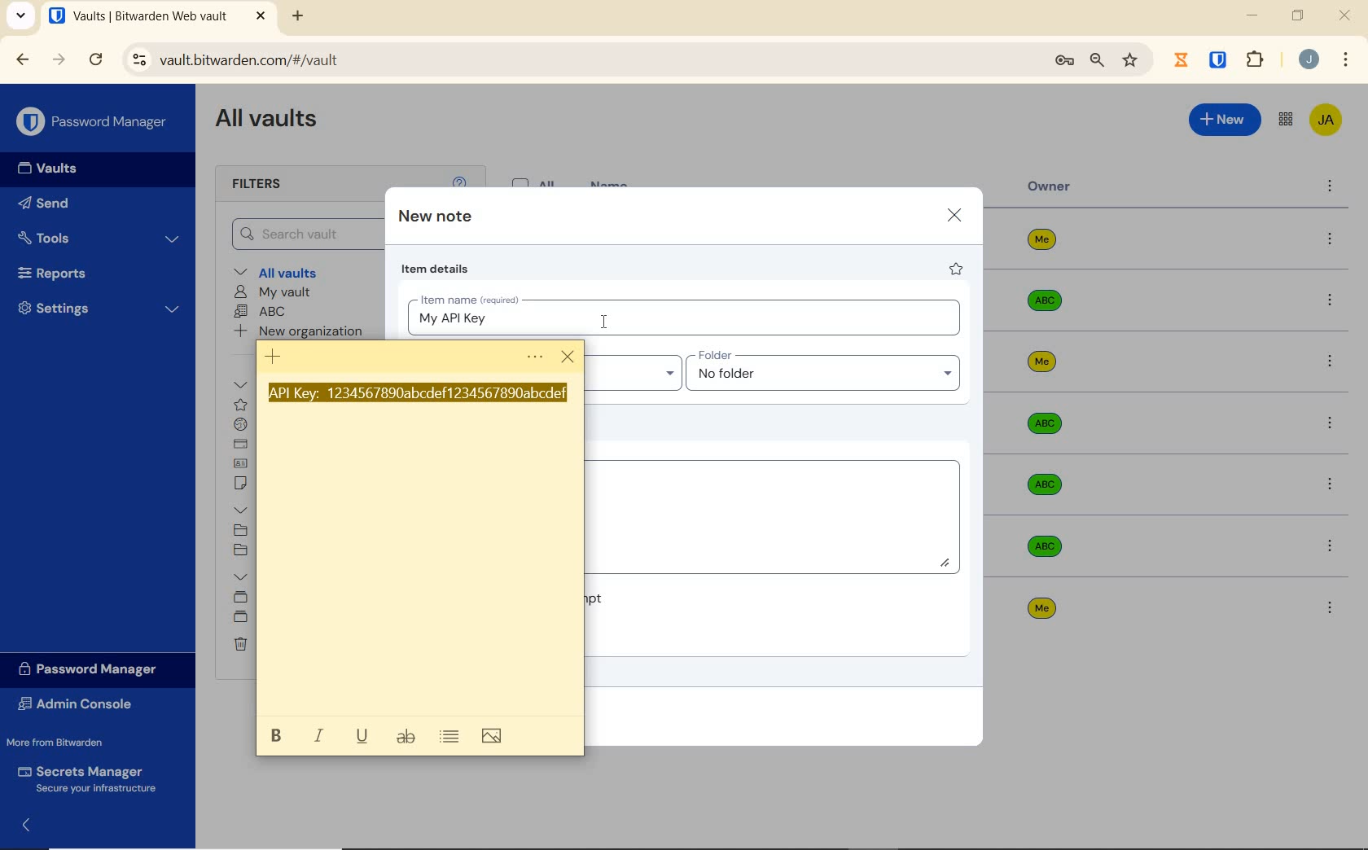 Image resolution: width=1368 pixels, height=850 pixels. Describe the element at coordinates (72, 743) in the screenshot. I see `More from Bitwarden` at that location.